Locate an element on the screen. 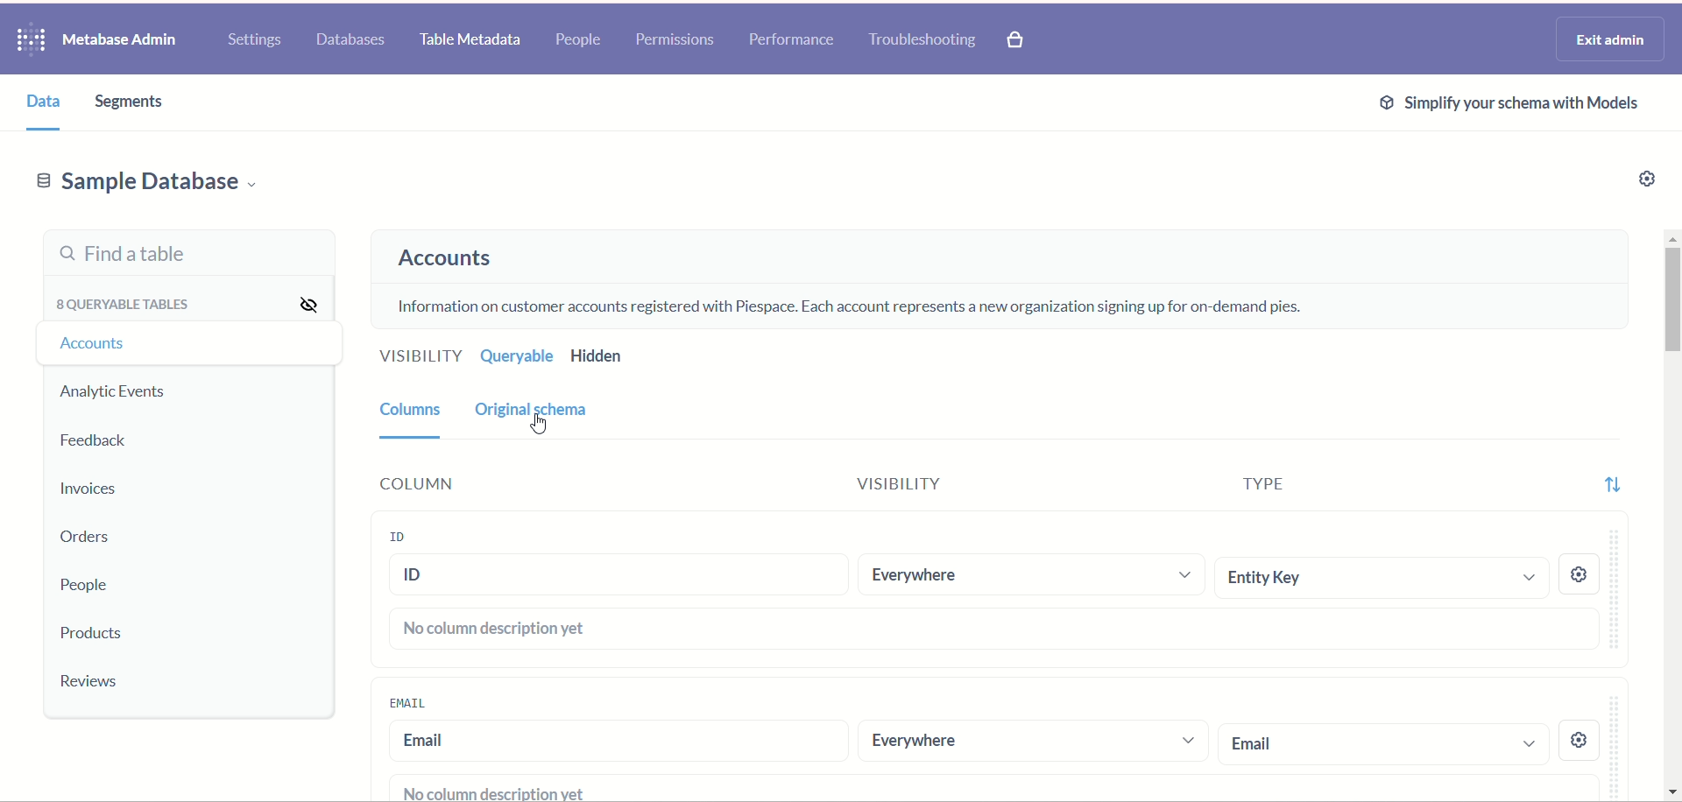 Image resolution: width=1682 pixels, height=802 pixels. table metadata is located at coordinates (471, 42).